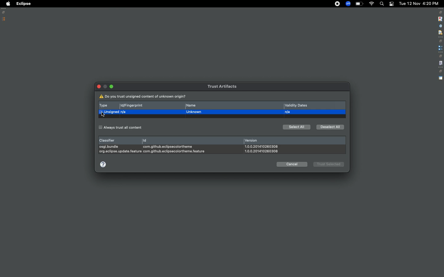 Image resolution: width=444 pixels, height=277 pixels. What do you see at coordinates (372, 4) in the screenshot?
I see `Internet` at bounding box center [372, 4].